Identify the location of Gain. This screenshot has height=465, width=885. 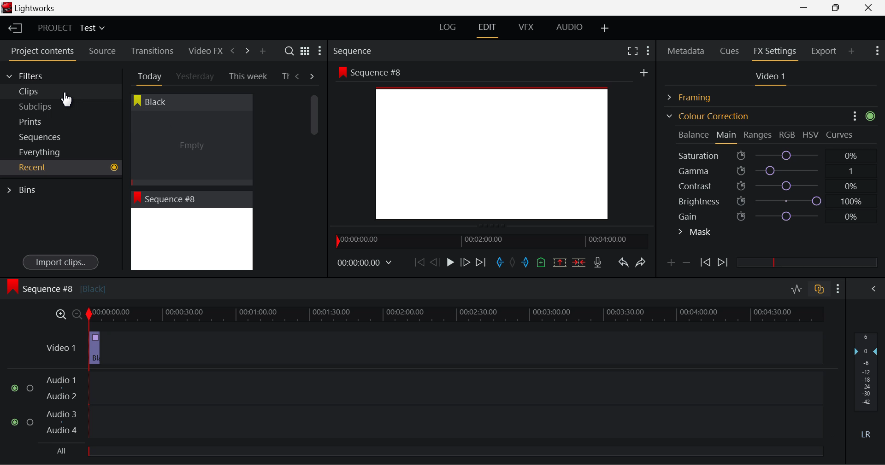
(780, 215).